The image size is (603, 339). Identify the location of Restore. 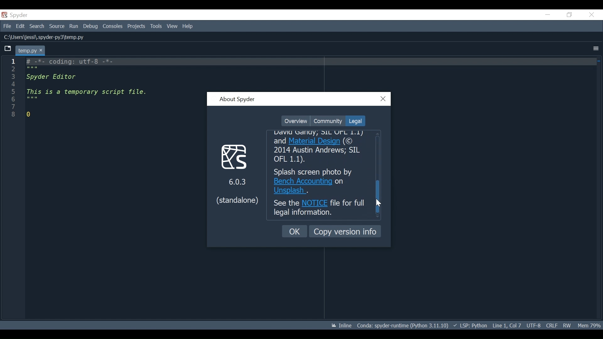
(570, 14).